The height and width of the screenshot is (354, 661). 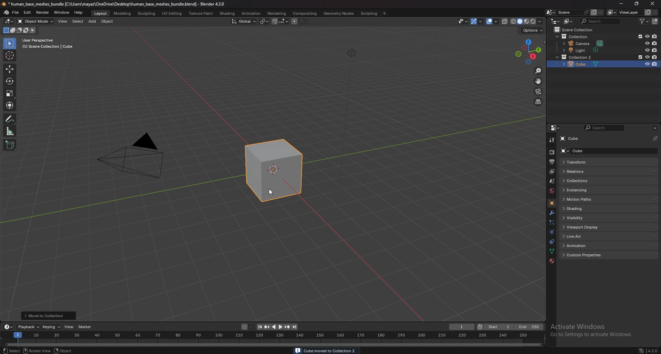 What do you see at coordinates (259, 327) in the screenshot?
I see `jump to endpoint` at bounding box center [259, 327].